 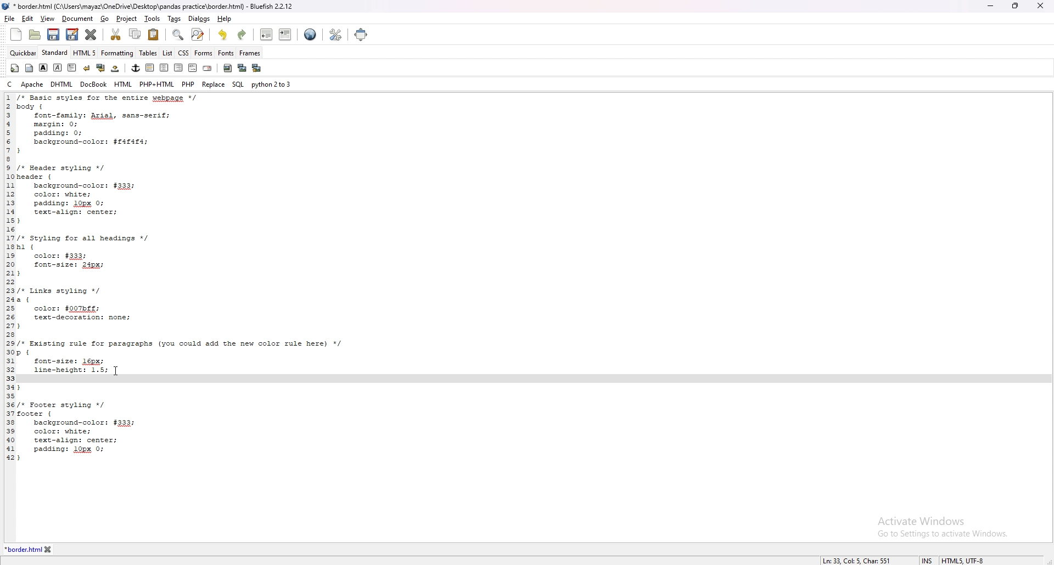 I want to click on close tab, so click(x=64, y=549).